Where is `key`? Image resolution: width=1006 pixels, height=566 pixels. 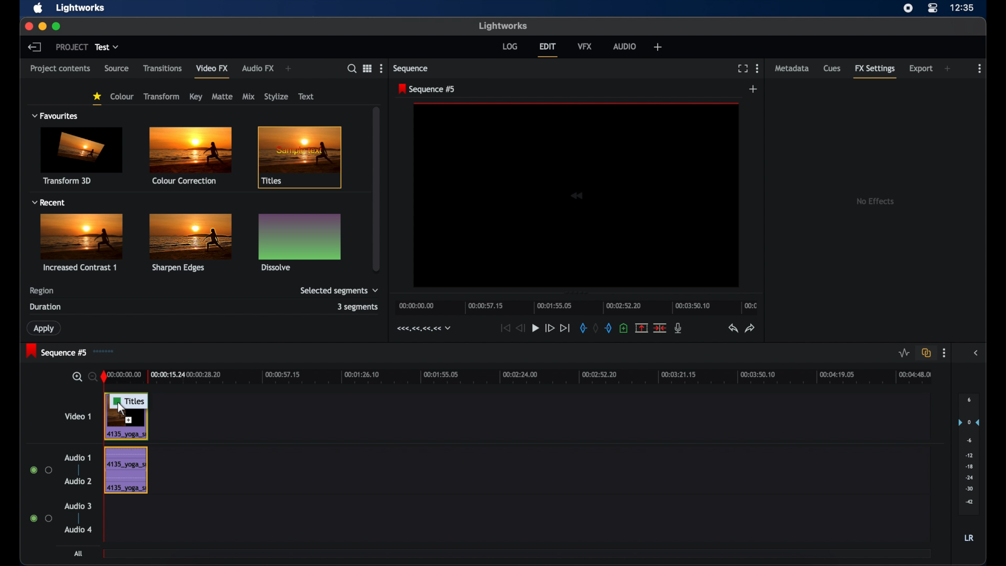 key is located at coordinates (196, 96).